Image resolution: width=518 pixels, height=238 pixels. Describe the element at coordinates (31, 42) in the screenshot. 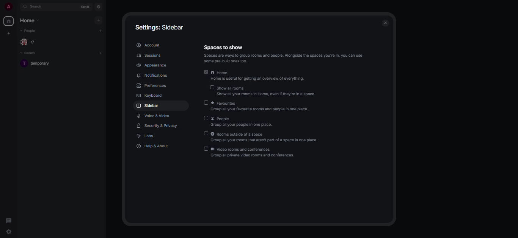

I see `people` at that location.